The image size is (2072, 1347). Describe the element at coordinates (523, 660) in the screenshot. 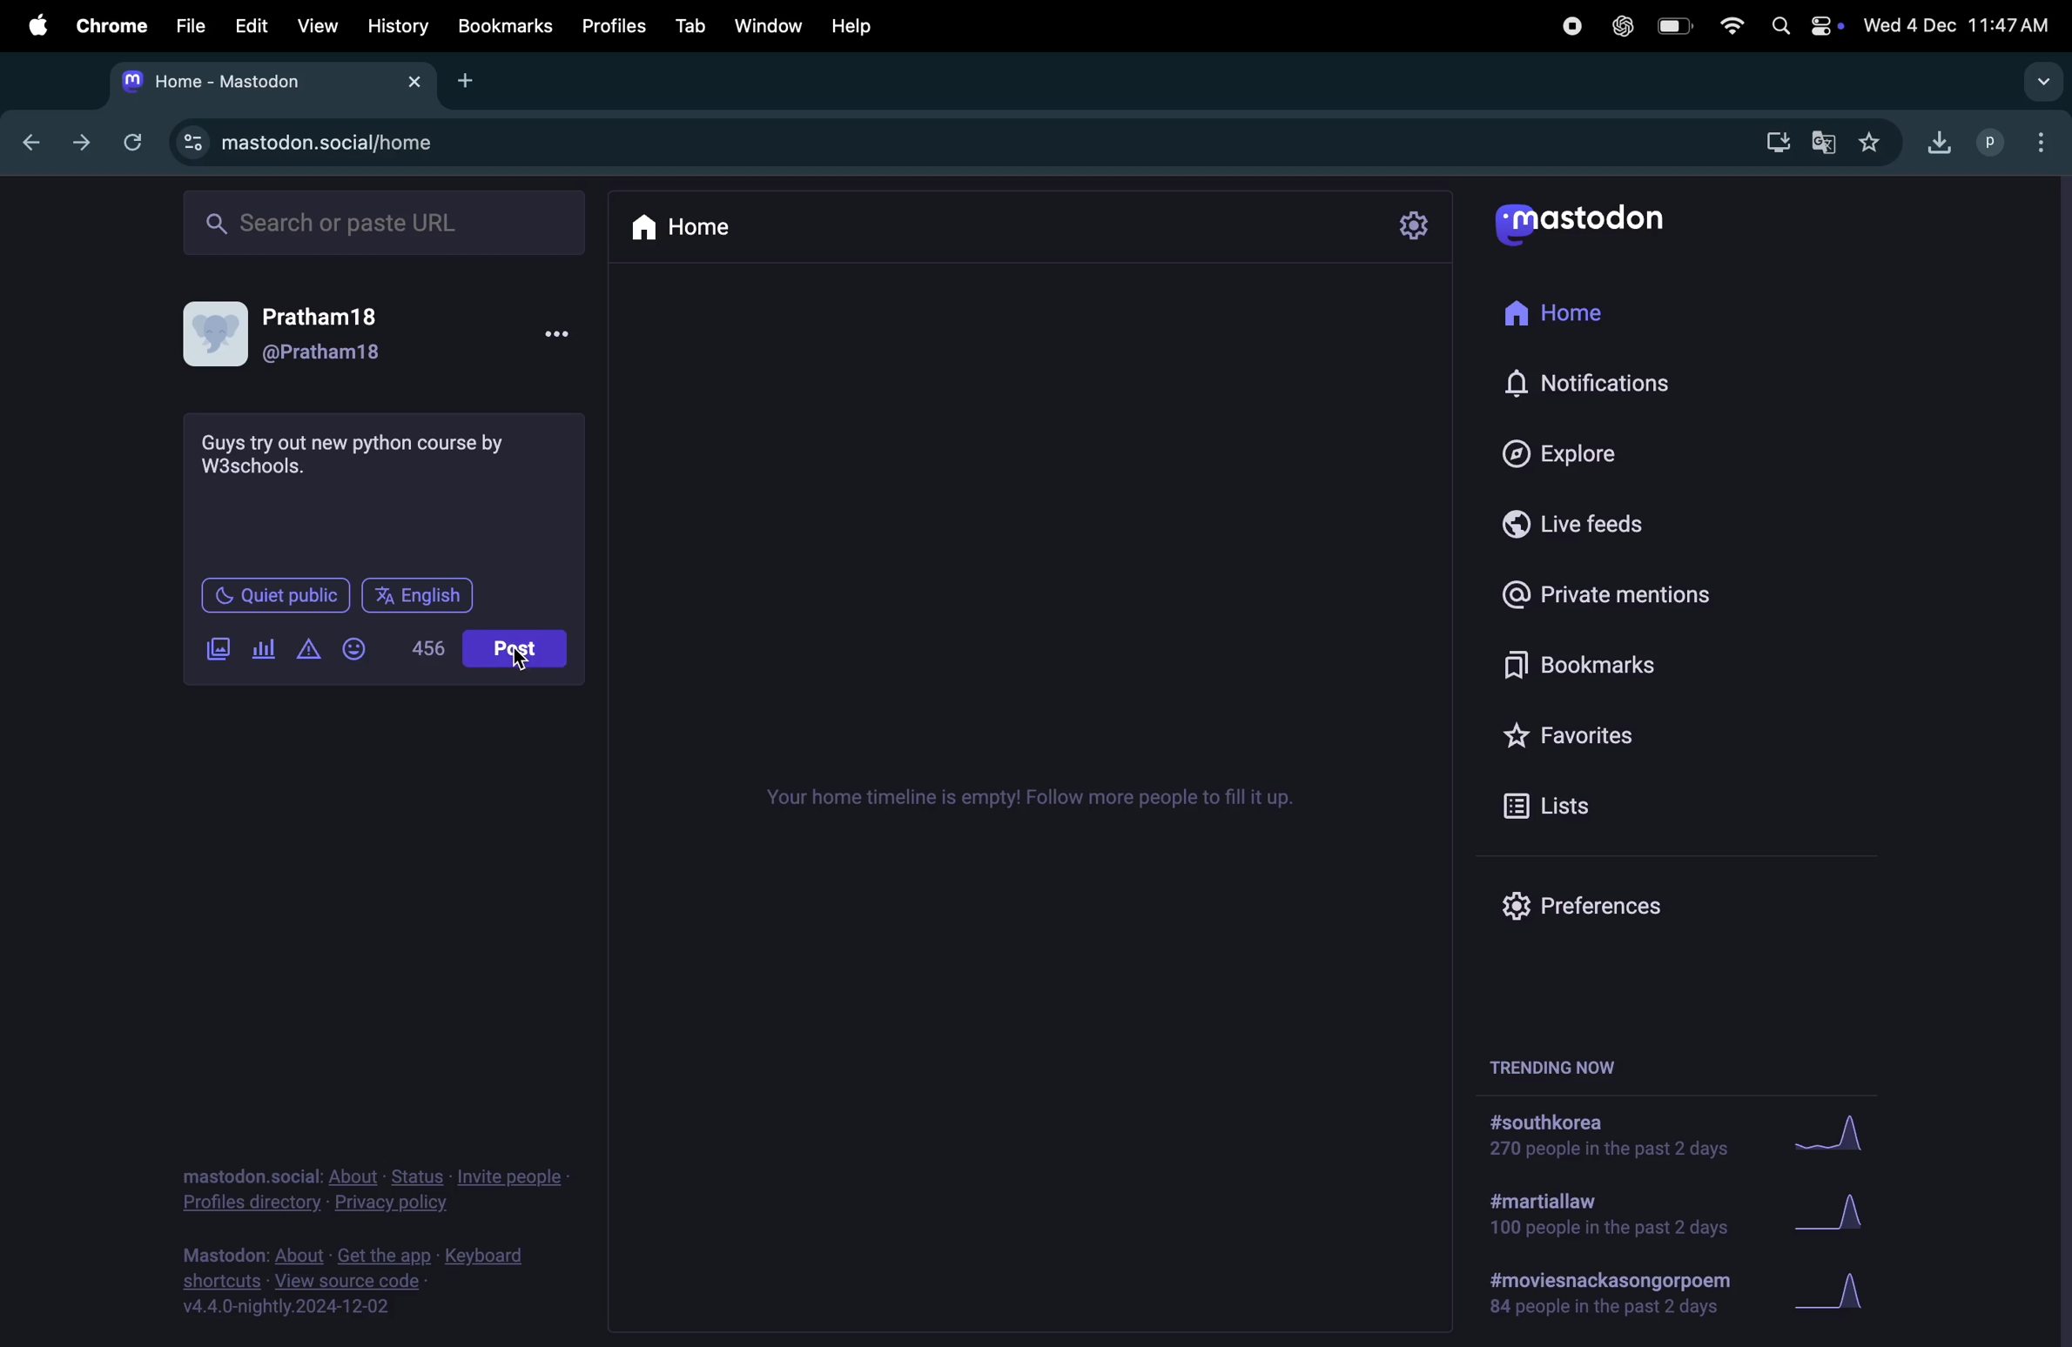

I see `cursor` at that location.